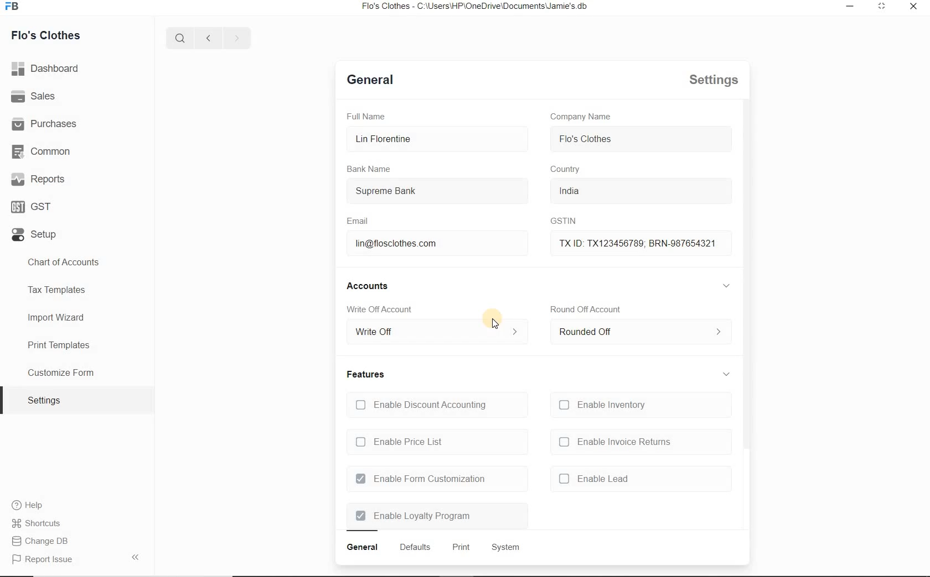 This screenshot has width=930, height=577. What do you see at coordinates (882, 8) in the screenshot?
I see `minimize` at bounding box center [882, 8].